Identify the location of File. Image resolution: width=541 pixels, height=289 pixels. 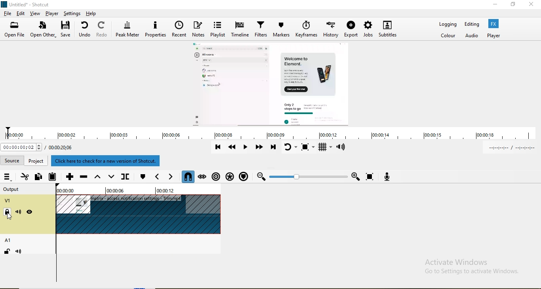
(8, 13).